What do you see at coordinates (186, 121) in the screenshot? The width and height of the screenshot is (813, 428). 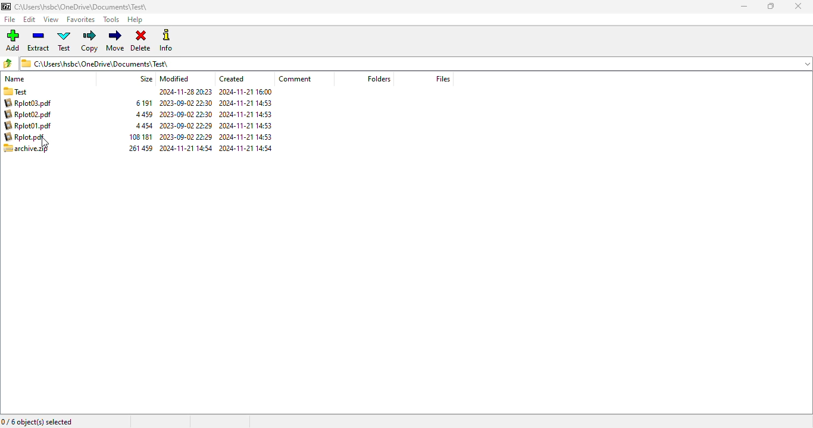 I see `modified date and time` at bounding box center [186, 121].